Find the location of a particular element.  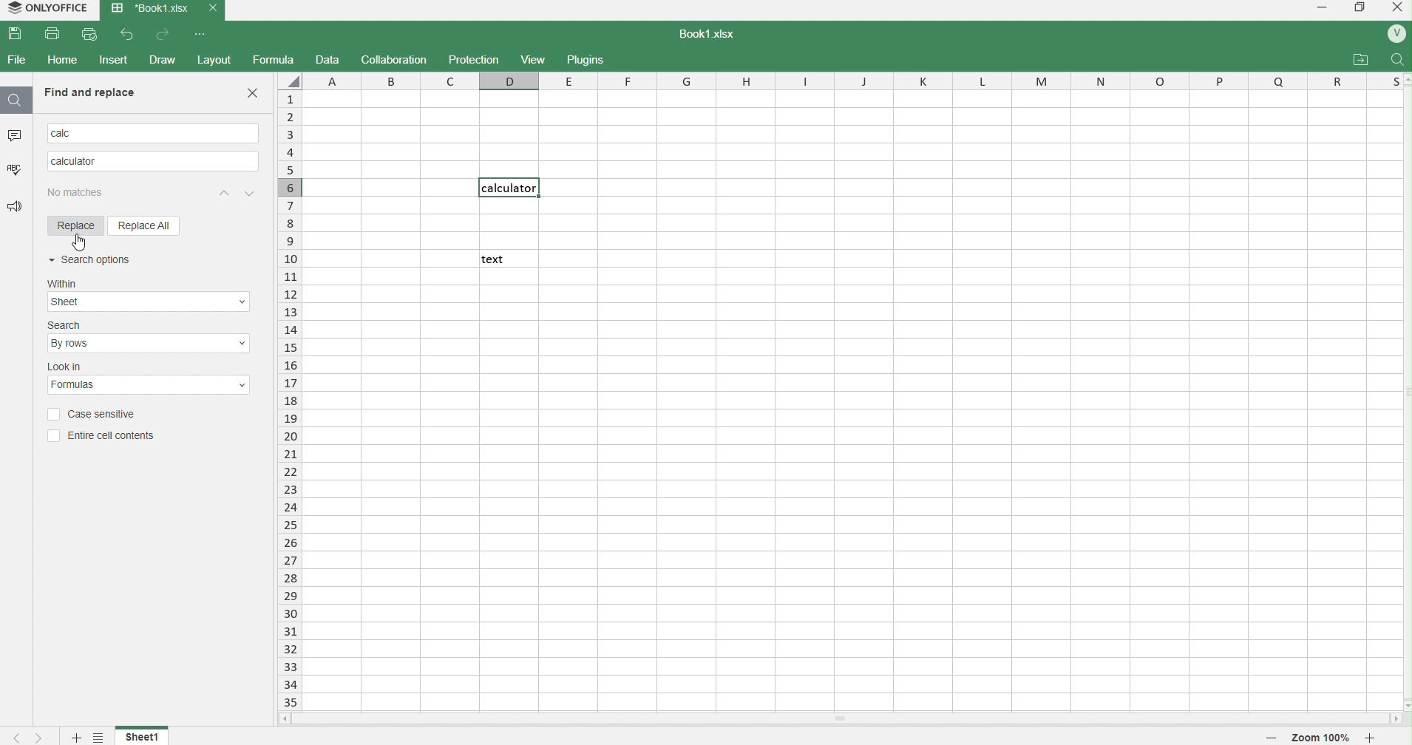

lookin is located at coordinates (70, 367).